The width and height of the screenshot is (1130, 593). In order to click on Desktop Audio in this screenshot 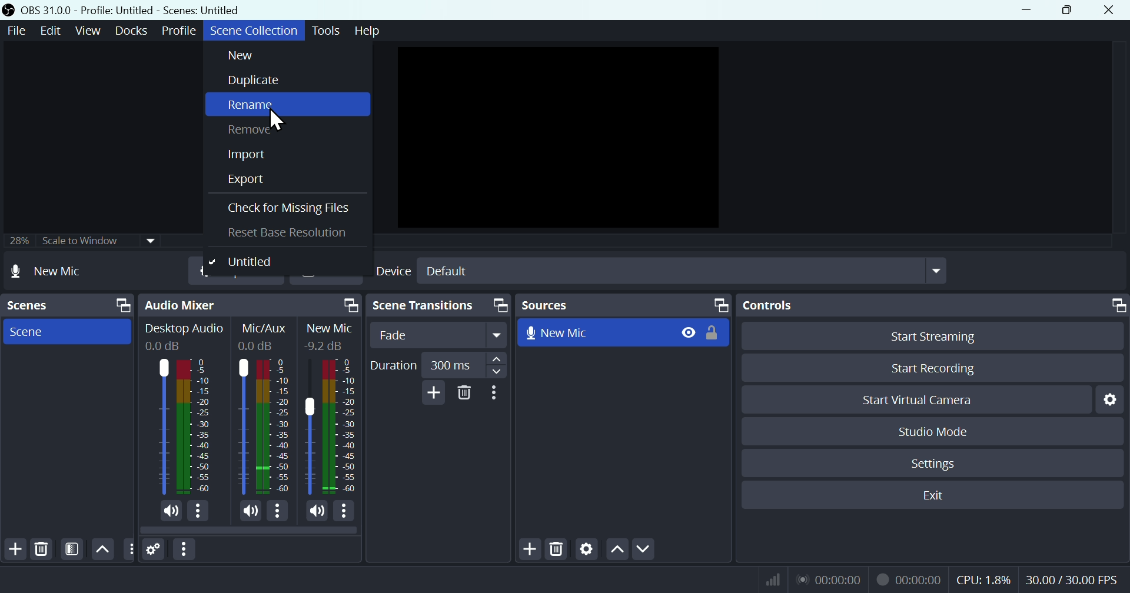, I will do `click(197, 427)`.